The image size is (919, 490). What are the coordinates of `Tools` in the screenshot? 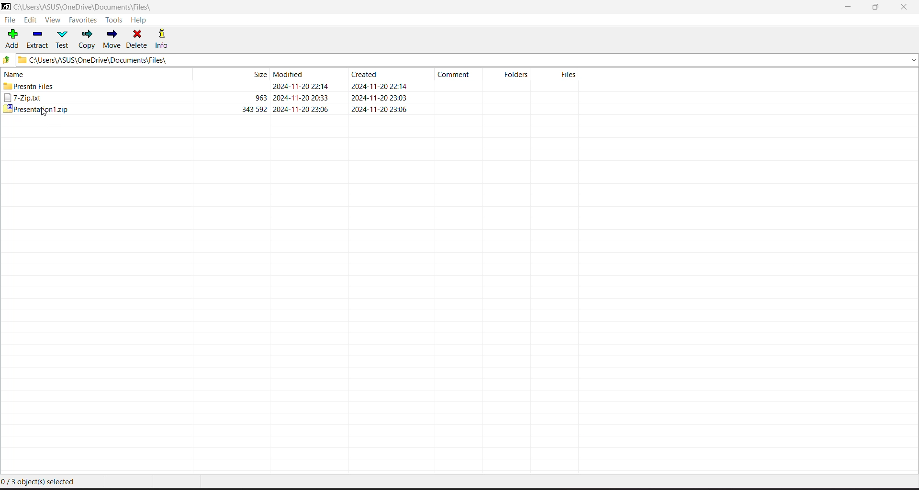 It's located at (115, 20).